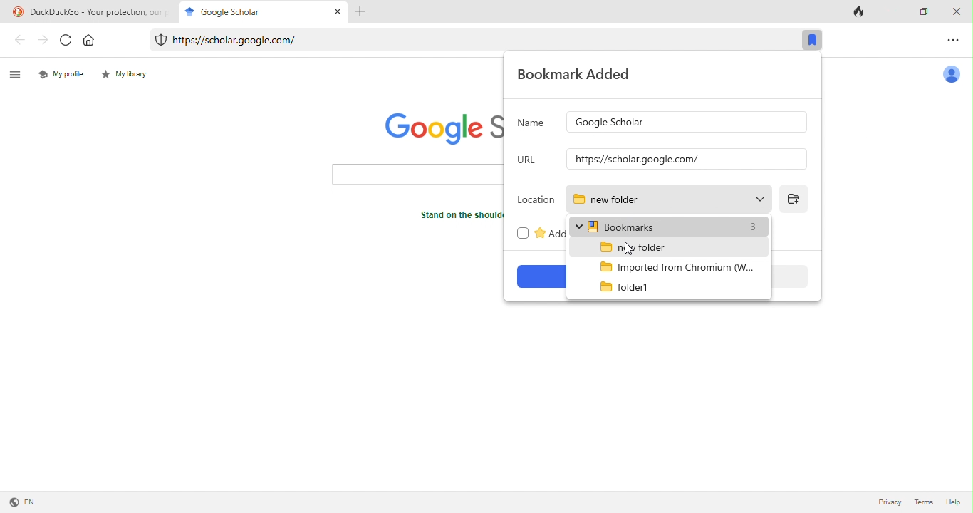 The height and width of the screenshot is (513, 973). Describe the element at coordinates (959, 11) in the screenshot. I see `close` at that location.